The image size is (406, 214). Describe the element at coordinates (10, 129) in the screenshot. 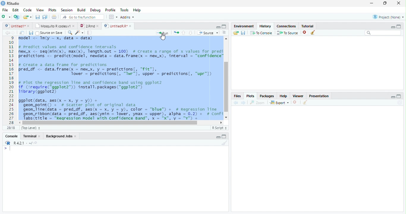

I see `1:1` at that location.